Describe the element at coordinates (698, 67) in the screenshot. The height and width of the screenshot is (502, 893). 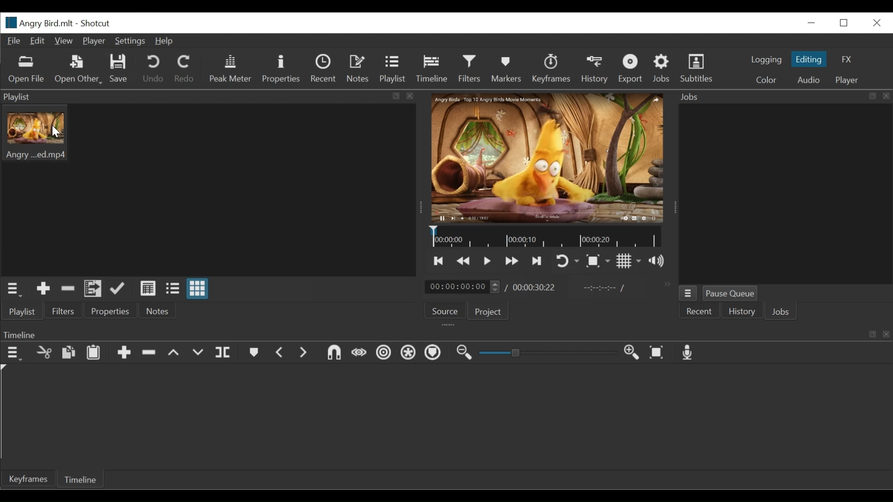
I see `Subtitles` at that location.